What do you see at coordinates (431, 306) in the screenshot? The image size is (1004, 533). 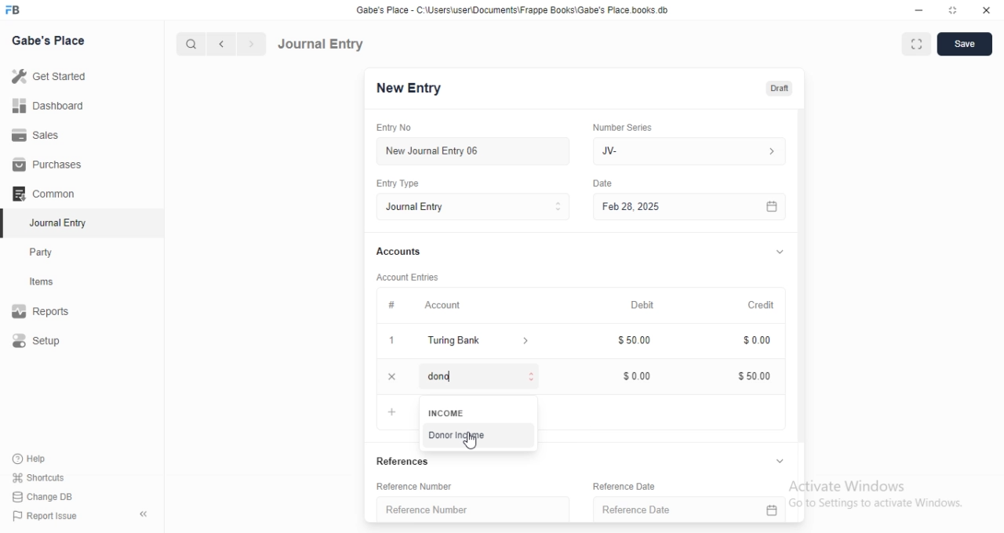 I see `Account` at bounding box center [431, 306].